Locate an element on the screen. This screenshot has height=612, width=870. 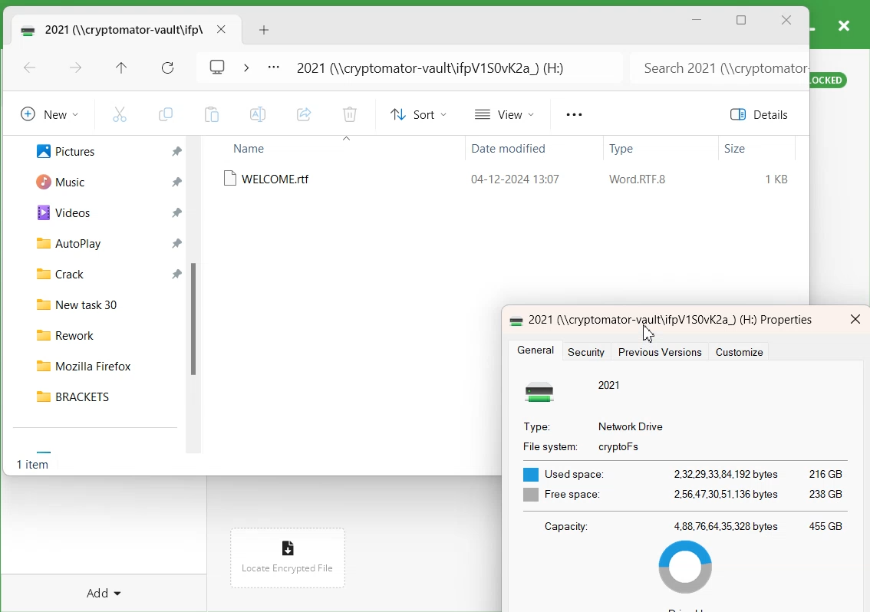
Vault Folder is located at coordinates (109, 29).